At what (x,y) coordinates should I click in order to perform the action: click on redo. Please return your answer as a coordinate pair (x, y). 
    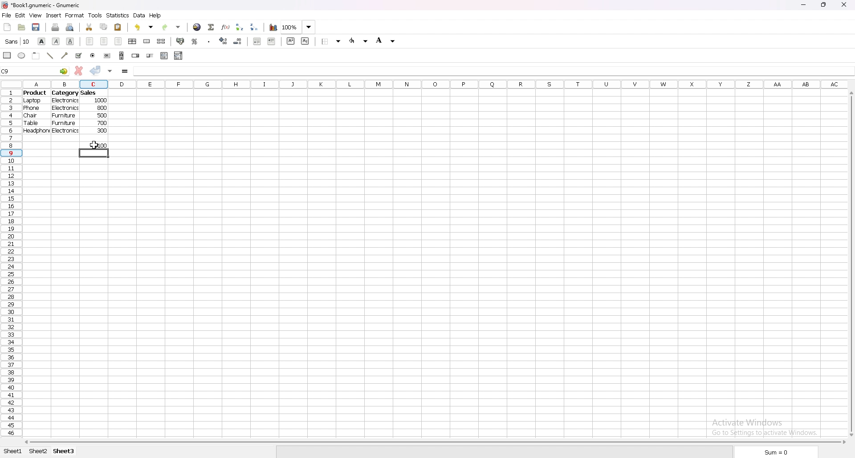
    Looking at the image, I should click on (172, 27).